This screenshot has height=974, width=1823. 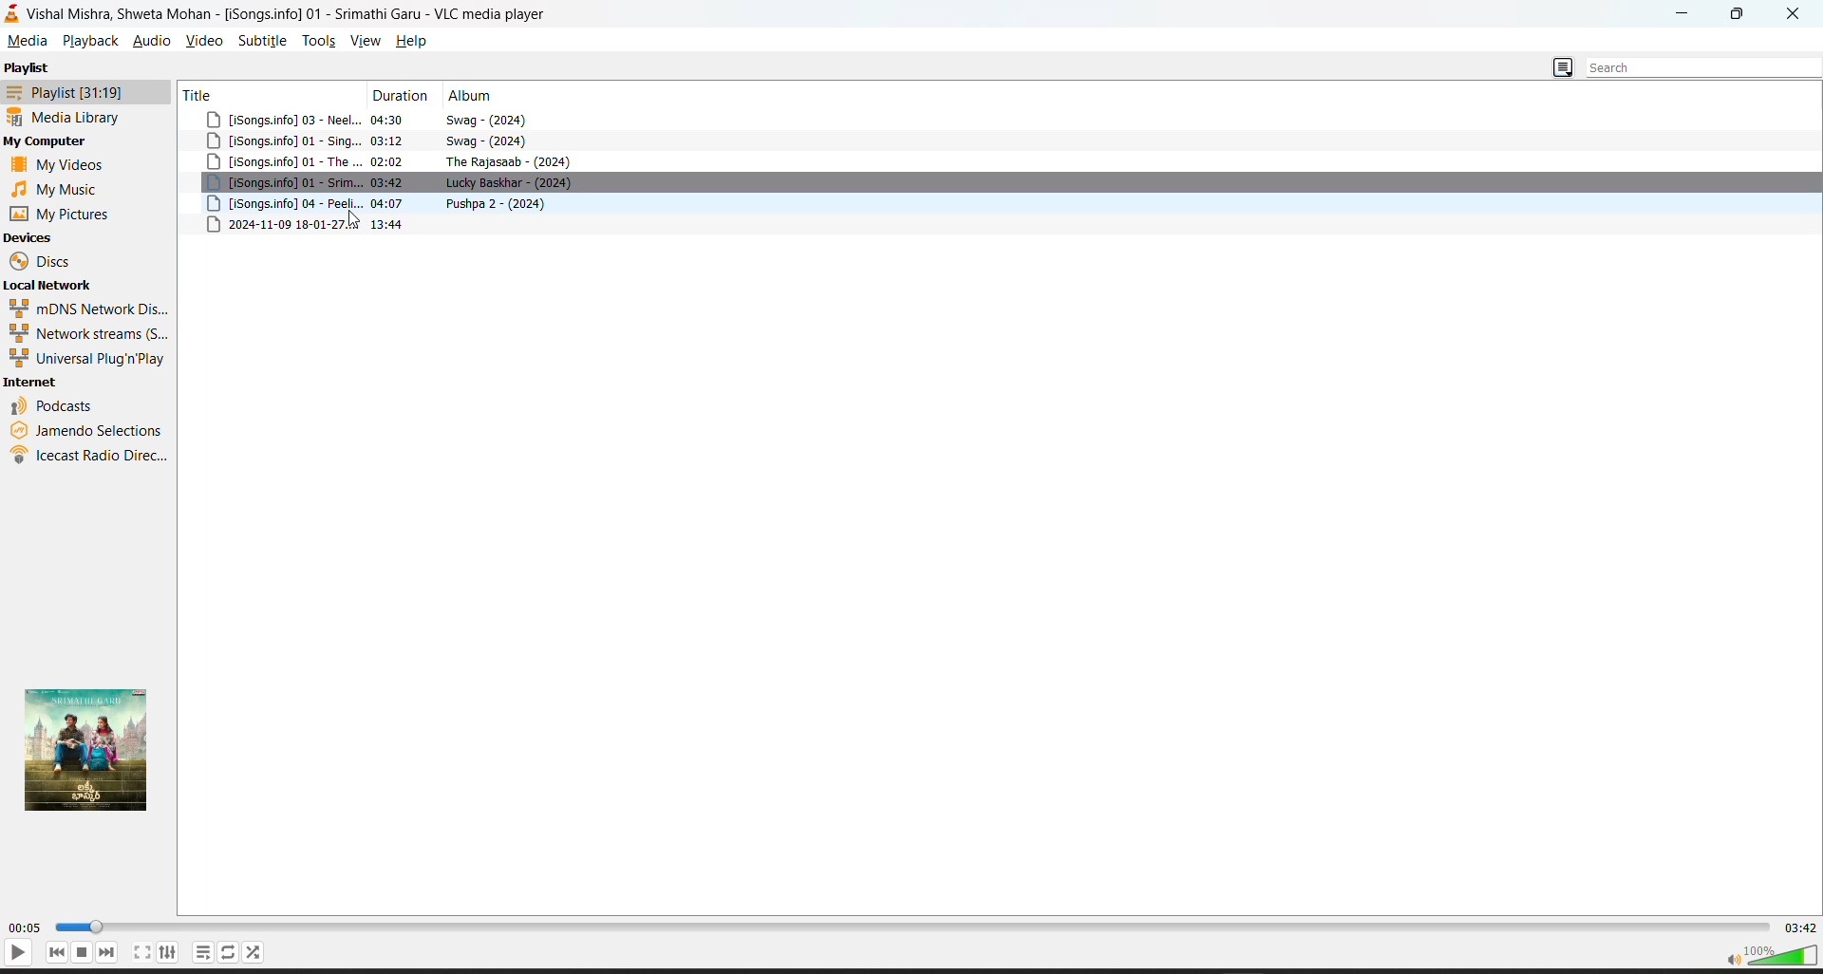 I want to click on video, so click(x=202, y=39).